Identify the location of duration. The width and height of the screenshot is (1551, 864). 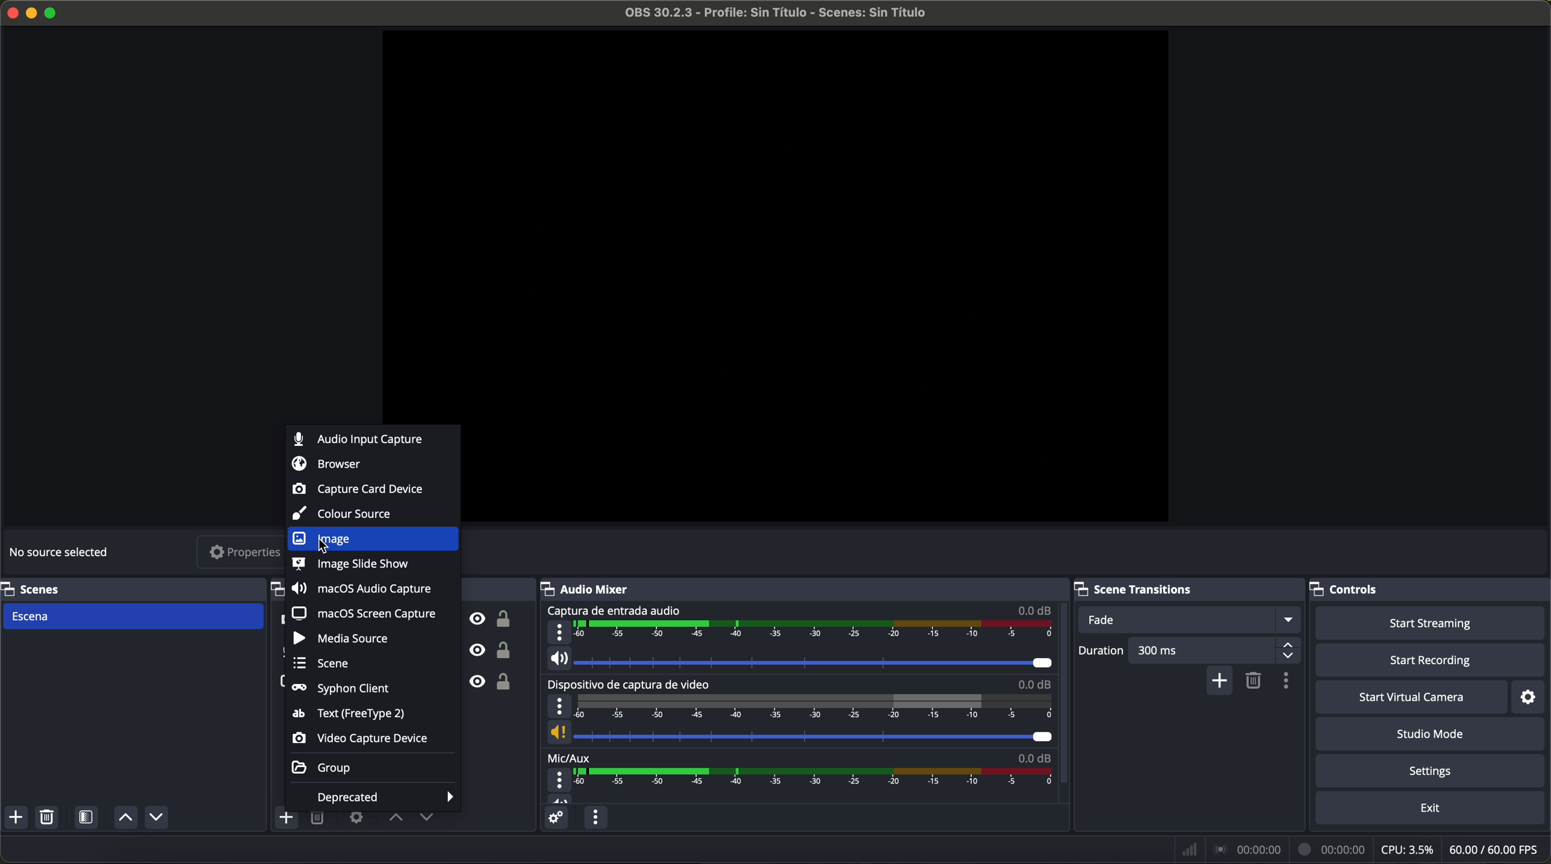
(1102, 652).